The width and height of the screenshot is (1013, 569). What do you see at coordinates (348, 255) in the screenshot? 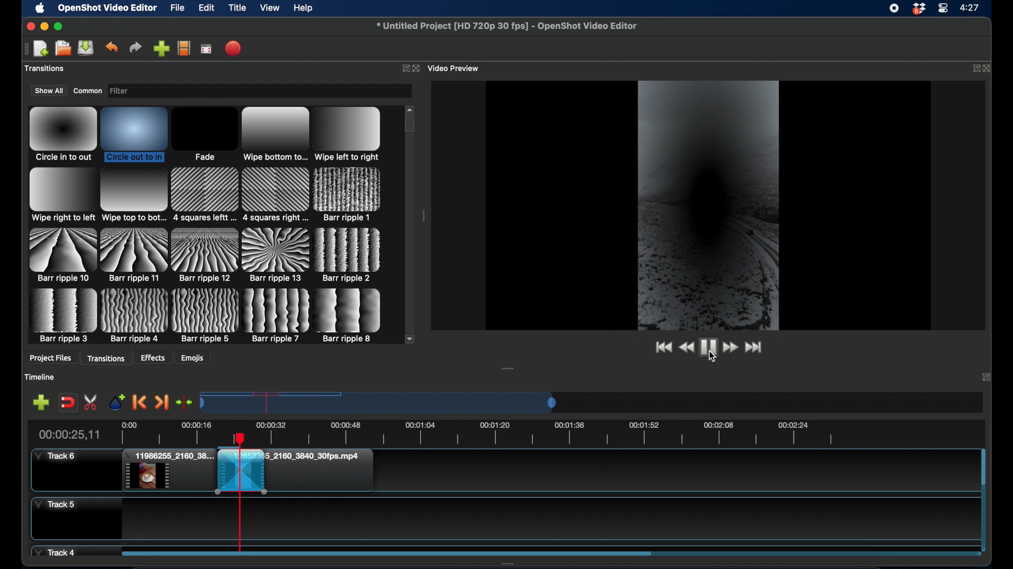
I see `transition` at bounding box center [348, 255].